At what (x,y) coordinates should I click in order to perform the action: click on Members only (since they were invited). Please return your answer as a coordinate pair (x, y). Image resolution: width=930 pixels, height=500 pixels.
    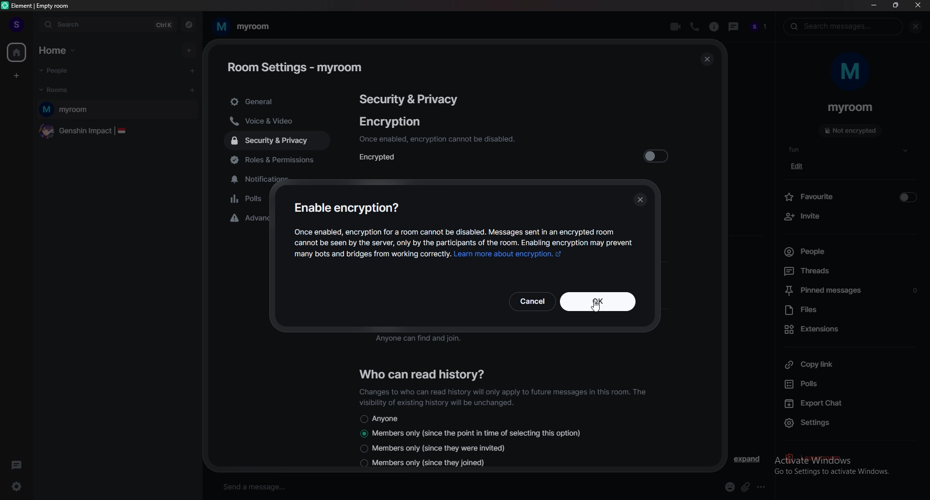
    Looking at the image, I should click on (432, 448).